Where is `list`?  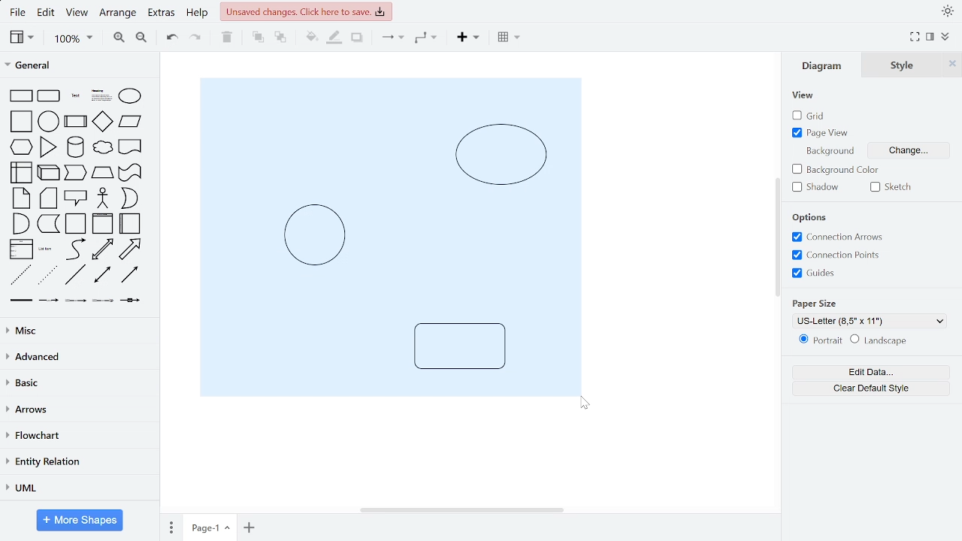 list is located at coordinates (22, 249).